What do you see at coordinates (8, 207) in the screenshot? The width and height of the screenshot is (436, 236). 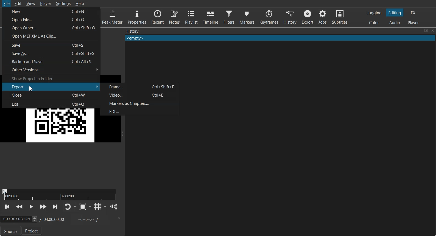 I see `Skip to previous point` at bounding box center [8, 207].